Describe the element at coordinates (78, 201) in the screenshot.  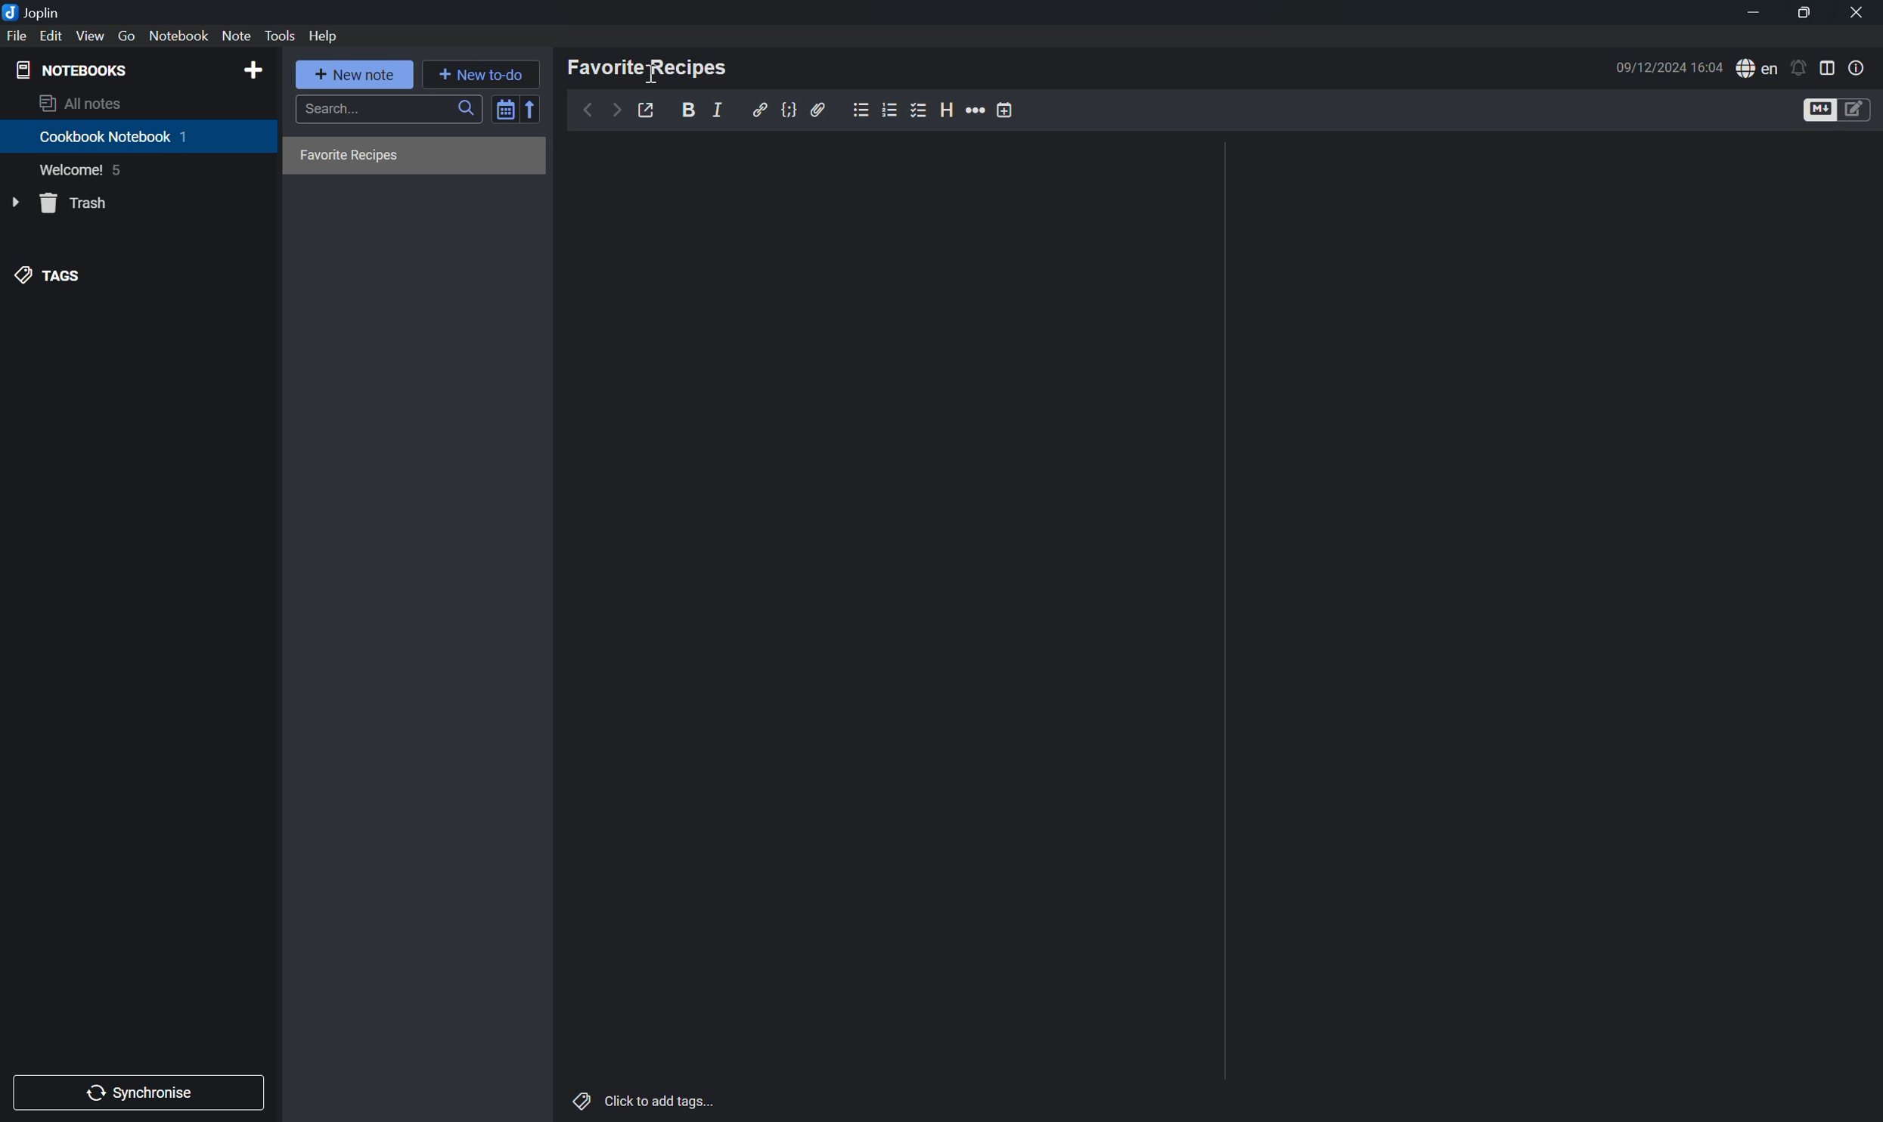
I see `Trash` at that location.